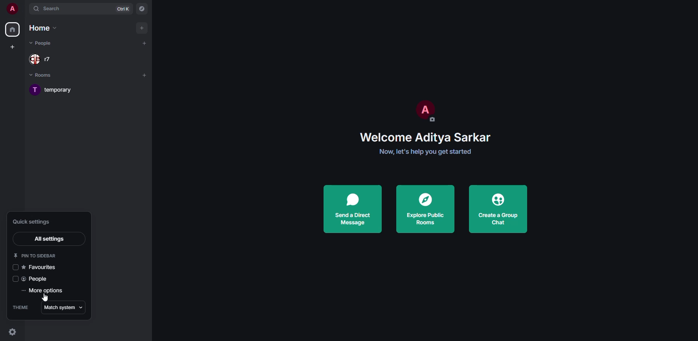  Describe the element at coordinates (144, 75) in the screenshot. I see `add` at that location.